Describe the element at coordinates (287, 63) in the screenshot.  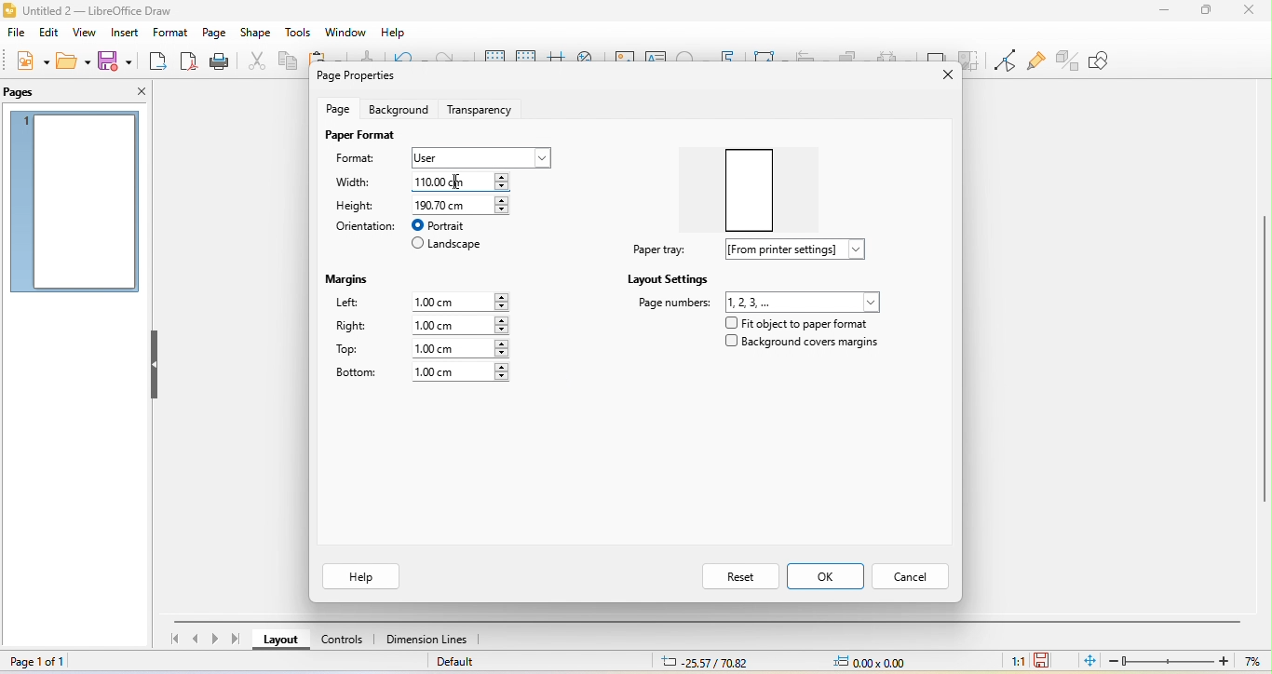
I see `copy` at that location.